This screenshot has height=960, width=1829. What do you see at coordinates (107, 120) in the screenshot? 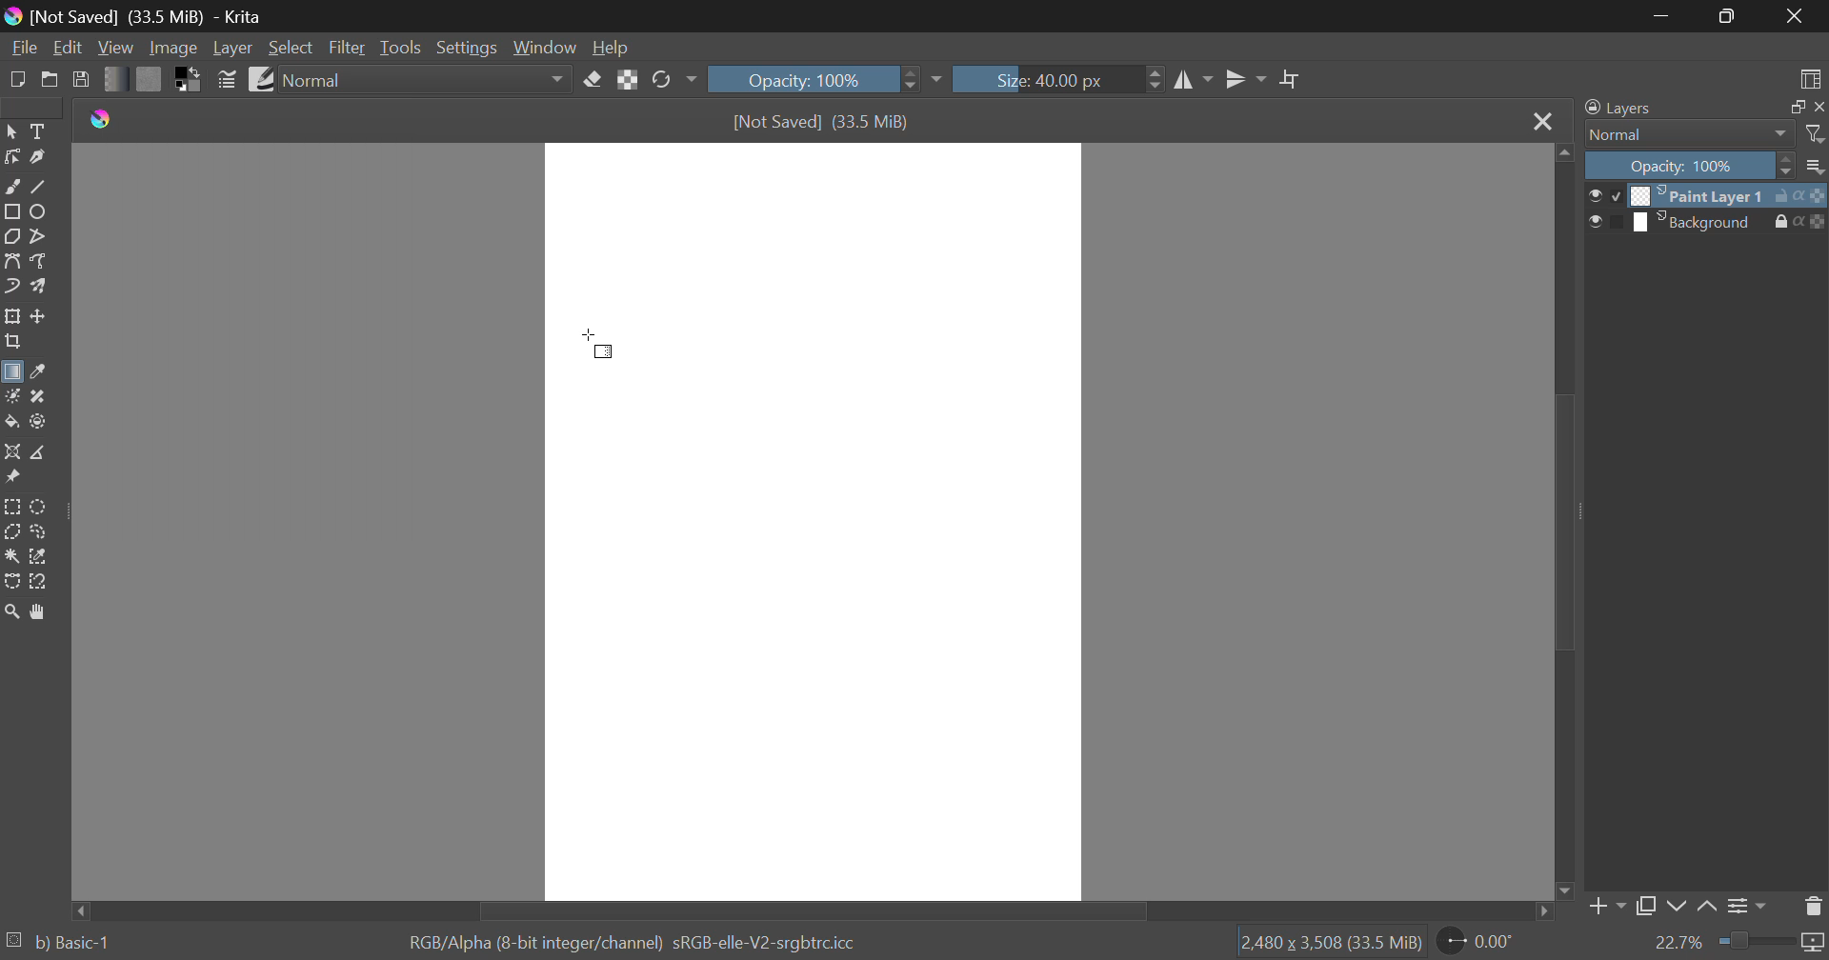
I see `logo` at bounding box center [107, 120].